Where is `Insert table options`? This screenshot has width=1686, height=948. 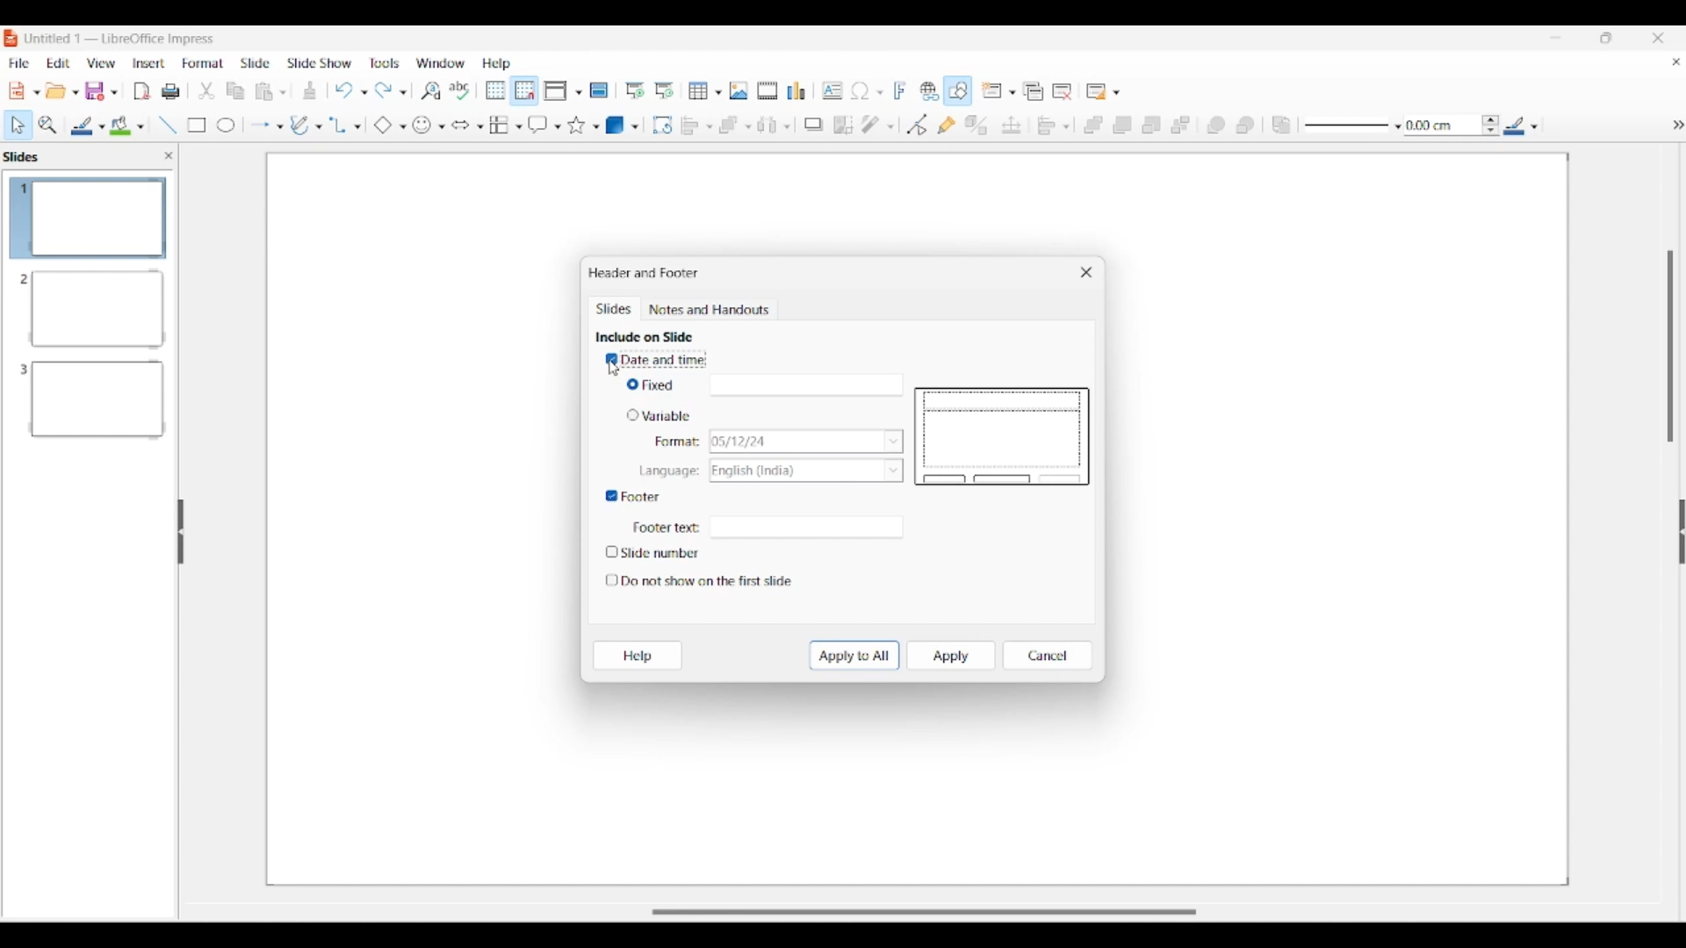
Insert table options is located at coordinates (705, 90).